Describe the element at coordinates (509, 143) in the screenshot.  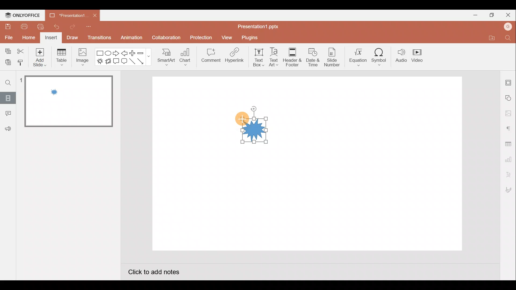
I see `Table settings` at that location.